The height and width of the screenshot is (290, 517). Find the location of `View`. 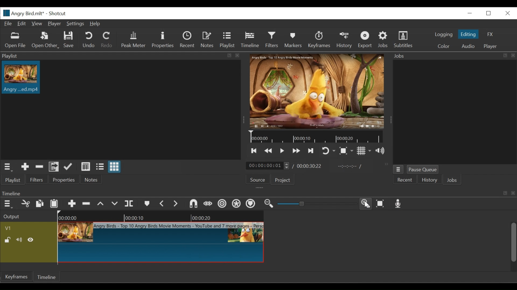

View is located at coordinates (36, 23).